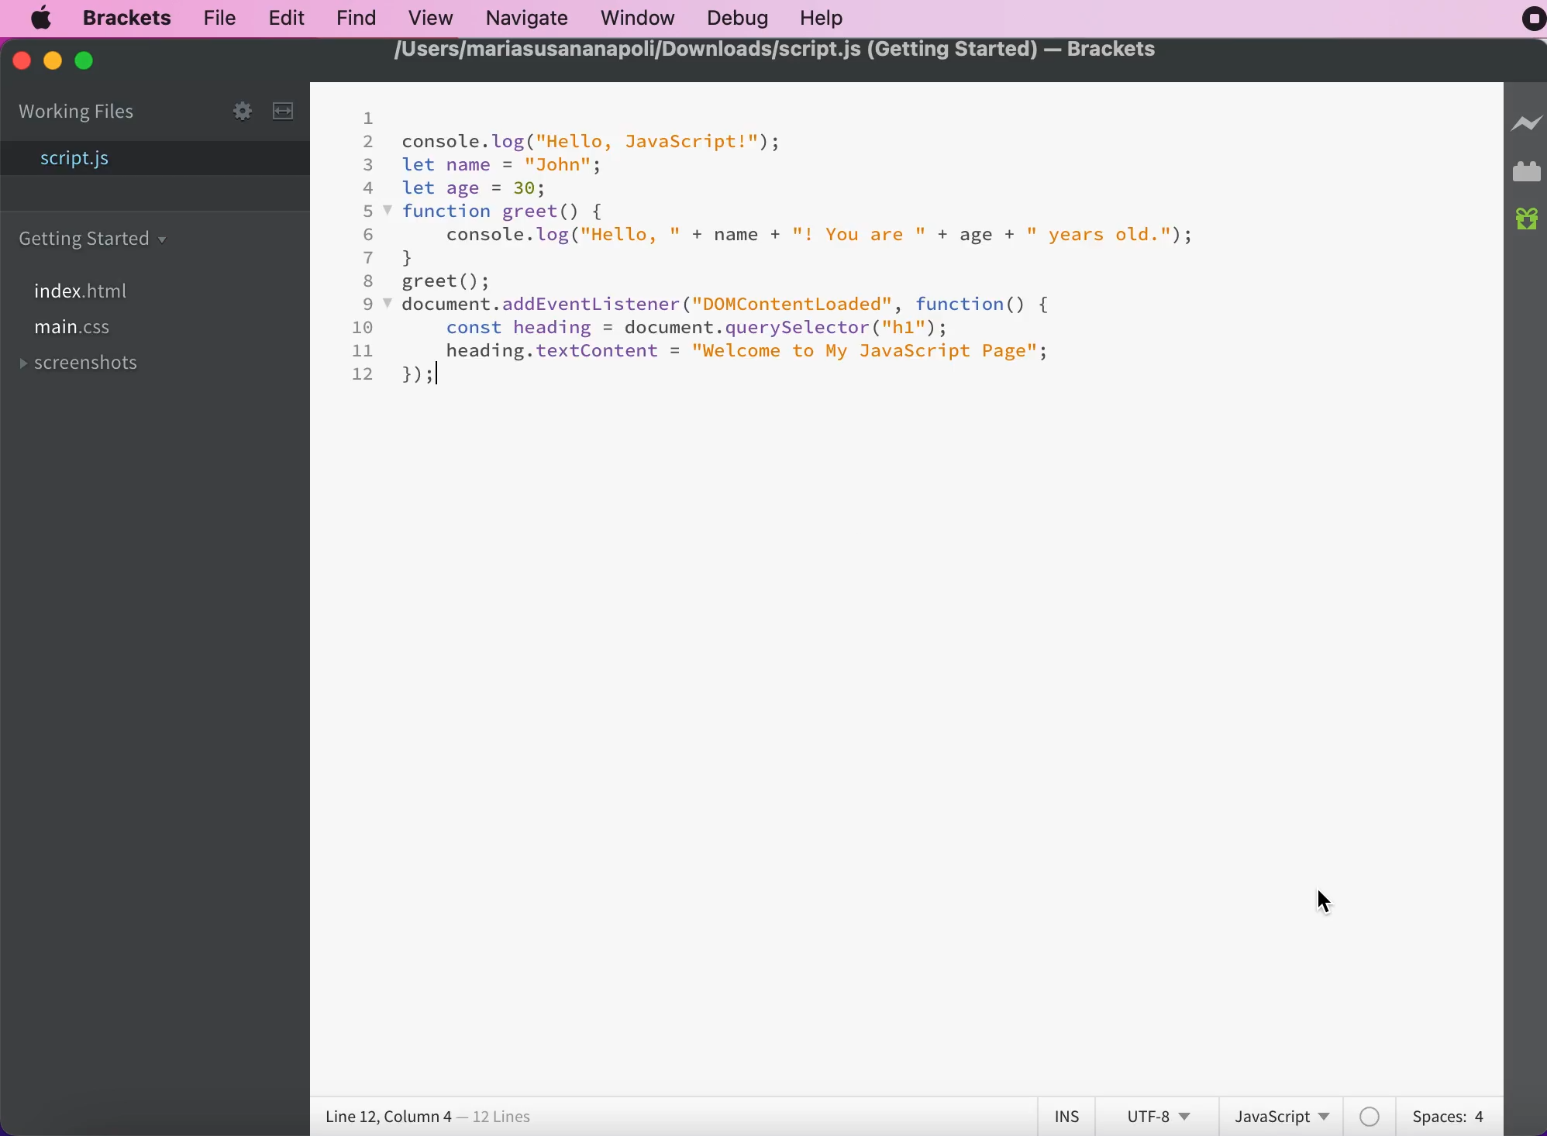 Image resolution: width=1547 pixels, height=1136 pixels. I want to click on line 12, column 4 - 12 lines, so click(430, 1117).